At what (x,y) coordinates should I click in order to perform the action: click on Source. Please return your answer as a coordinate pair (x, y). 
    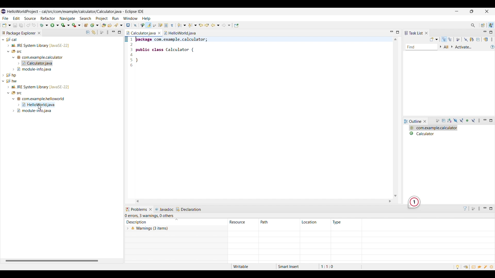
    Looking at the image, I should click on (30, 18).